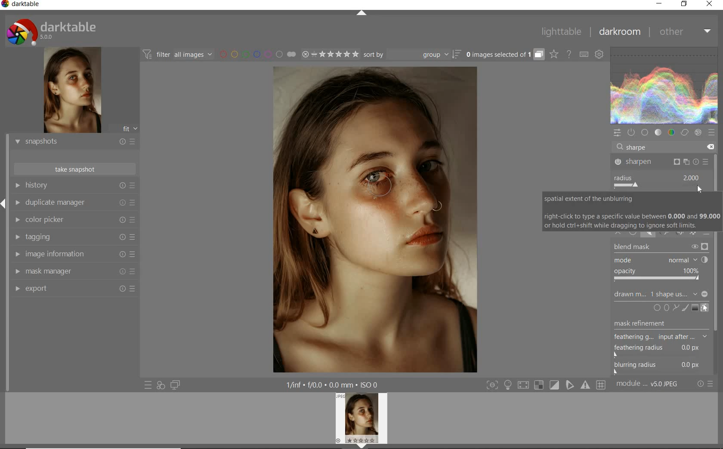 The image size is (723, 449). I want to click on show only active modules, so click(632, 132).